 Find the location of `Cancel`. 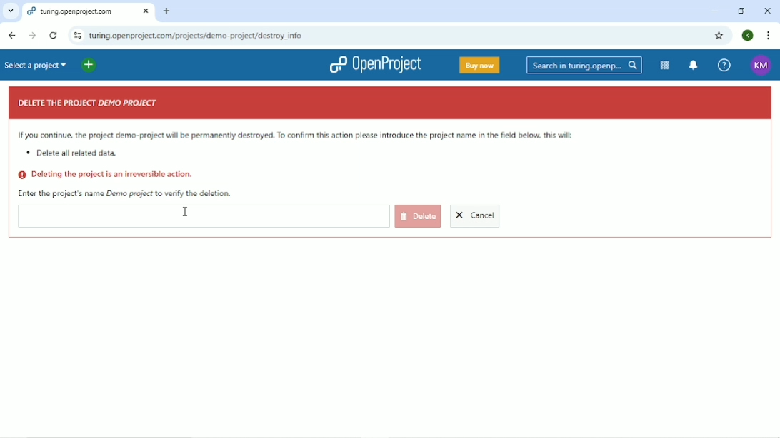

Cancel is located at coordinates (476, 217).